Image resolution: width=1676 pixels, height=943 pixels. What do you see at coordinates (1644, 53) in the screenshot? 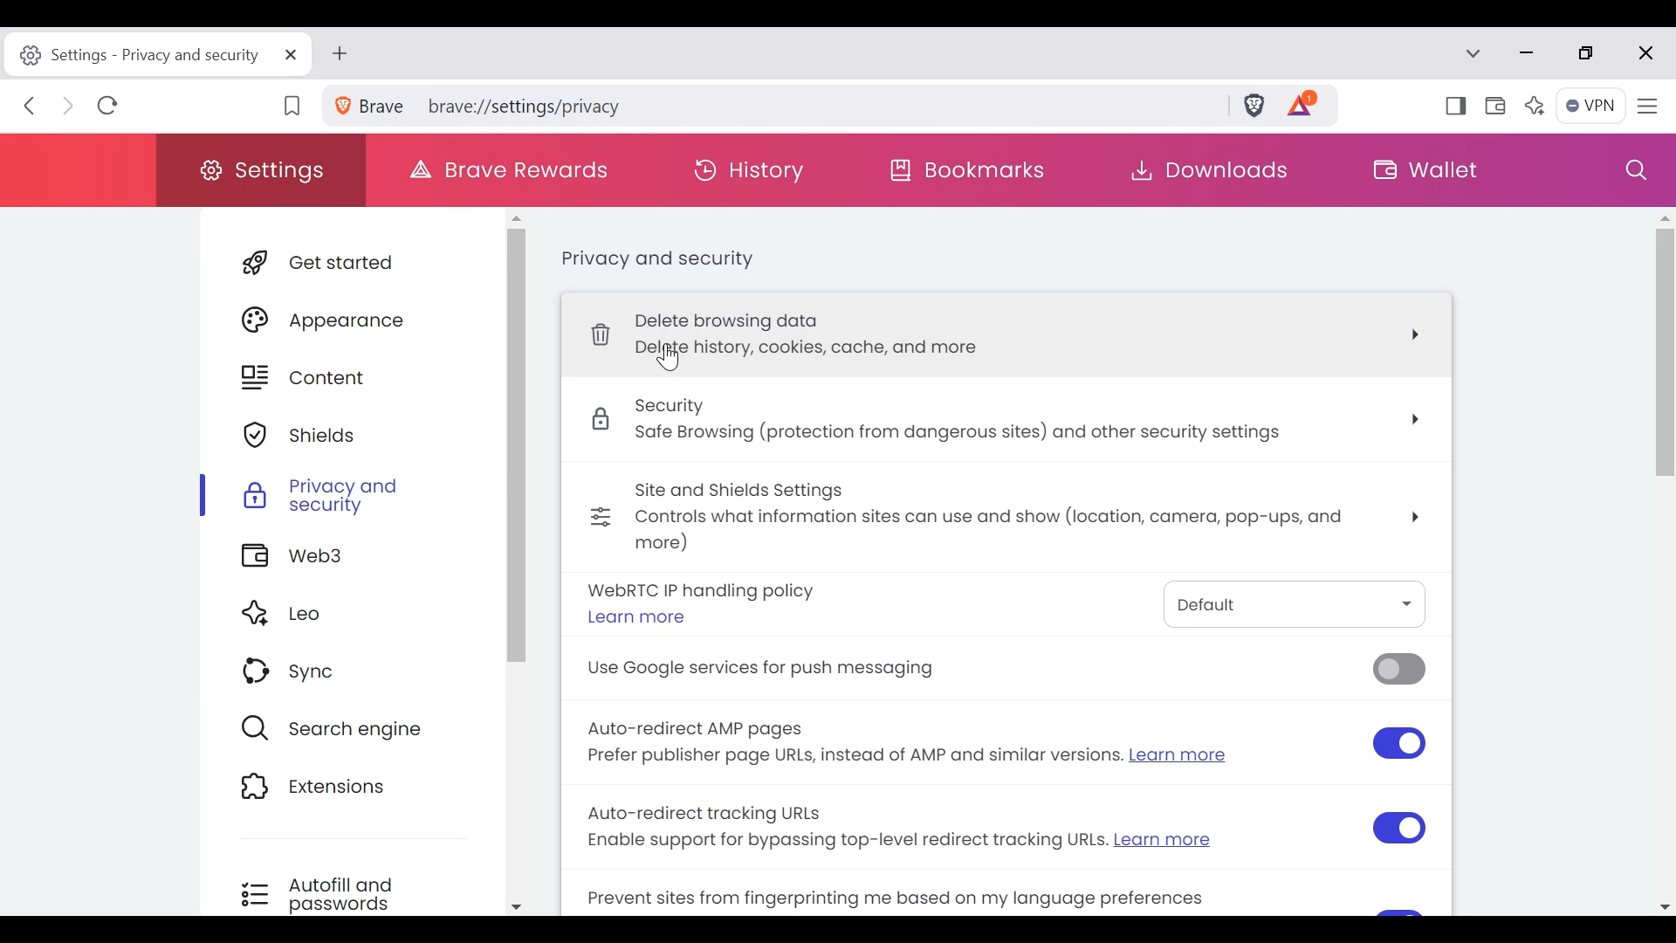
I see `close` at bounding box center [1644, 53].